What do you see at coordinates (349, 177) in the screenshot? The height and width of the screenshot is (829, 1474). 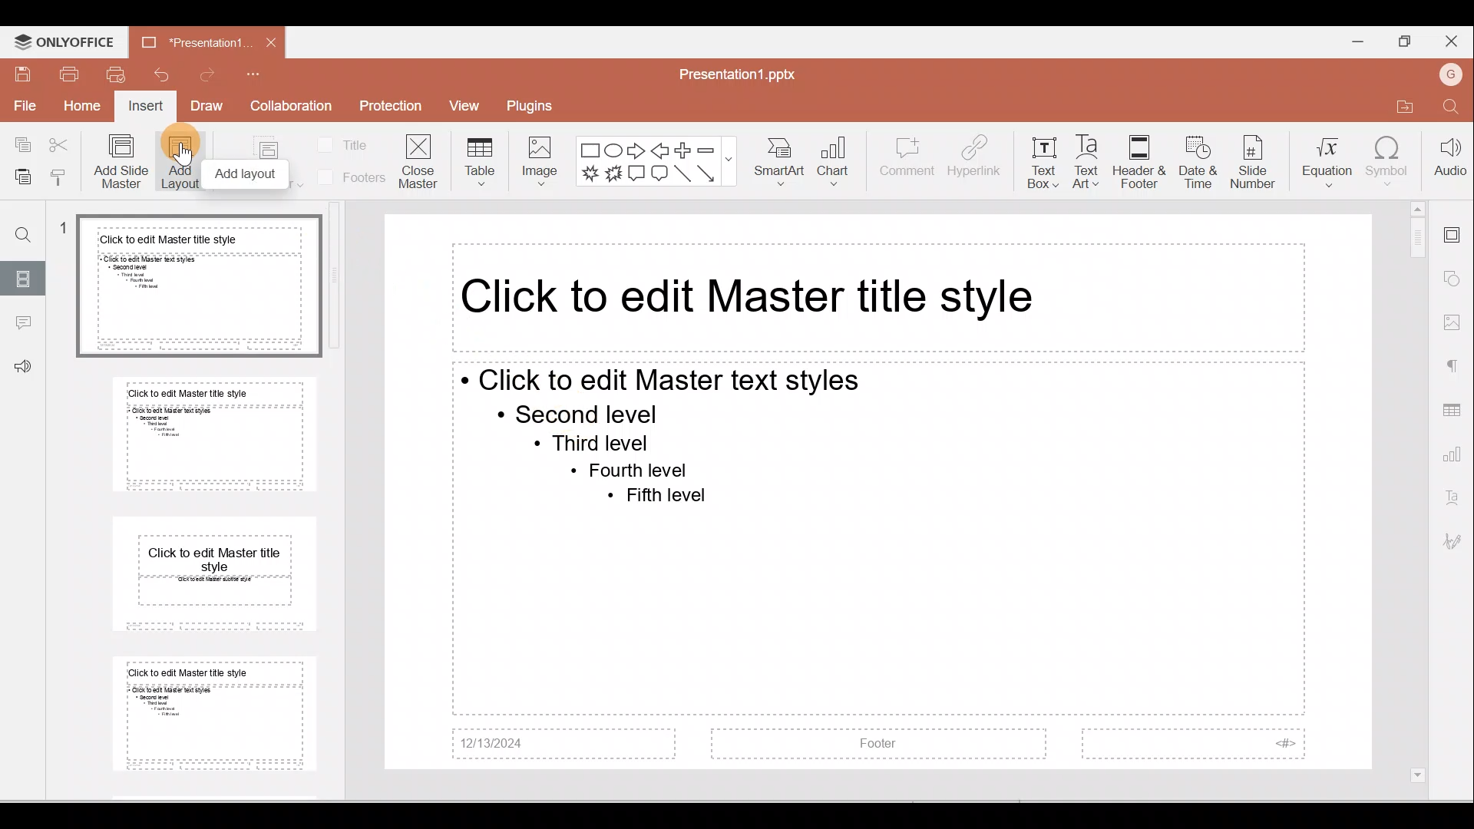 I see `Footers` at bounding box center [349, 177].